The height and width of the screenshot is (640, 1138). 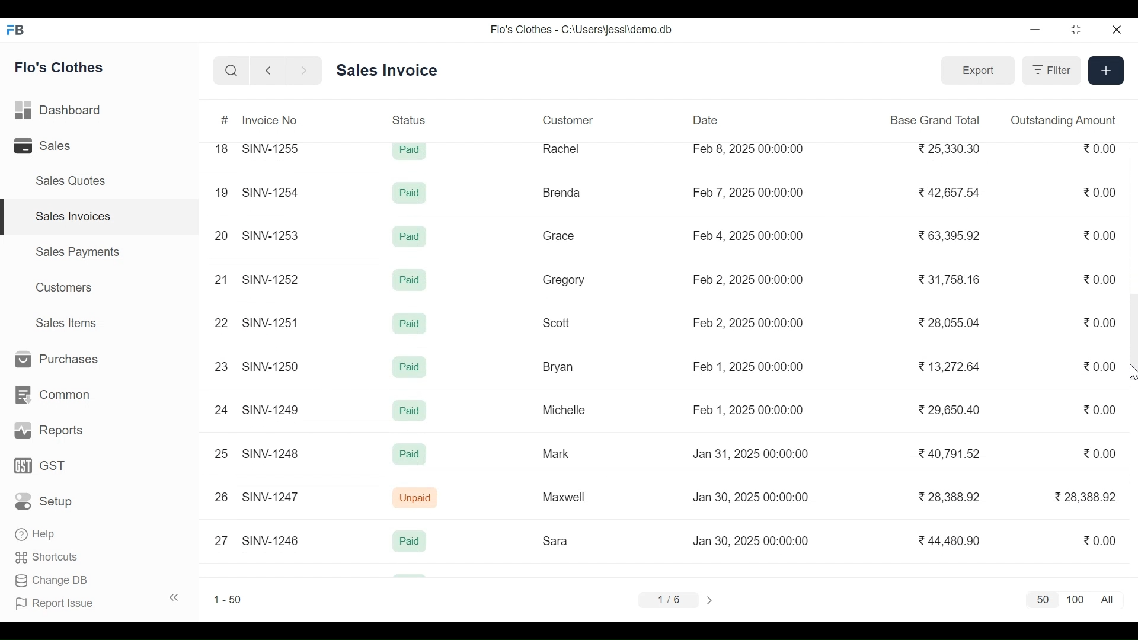 I want to click on Search, so click(x=231, y=71).